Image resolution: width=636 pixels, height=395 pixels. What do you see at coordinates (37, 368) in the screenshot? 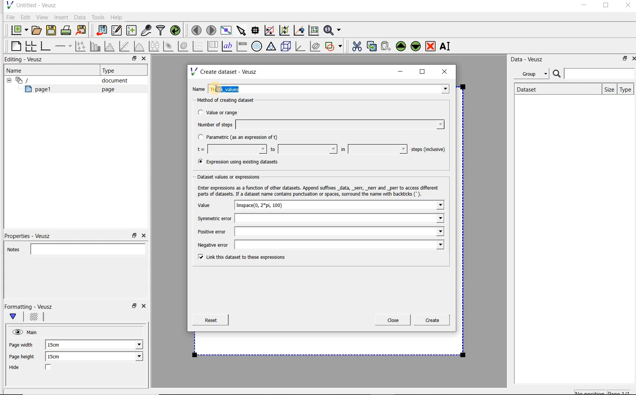
I see `Hide` at bounding box center [37, 368].